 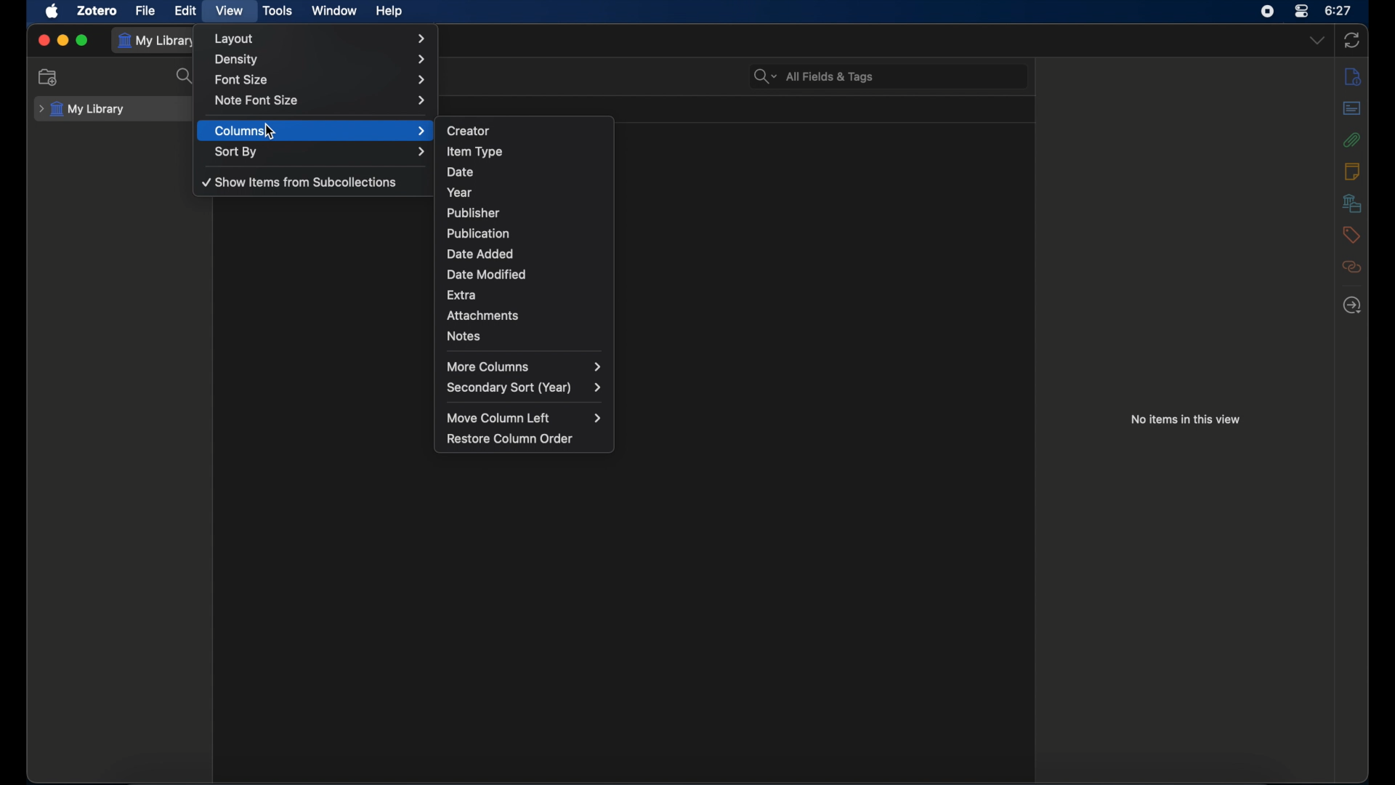 What do you see at coordinates (97, 10) in the screenshot?
I see `zotero` at bounding box center [97, 10].